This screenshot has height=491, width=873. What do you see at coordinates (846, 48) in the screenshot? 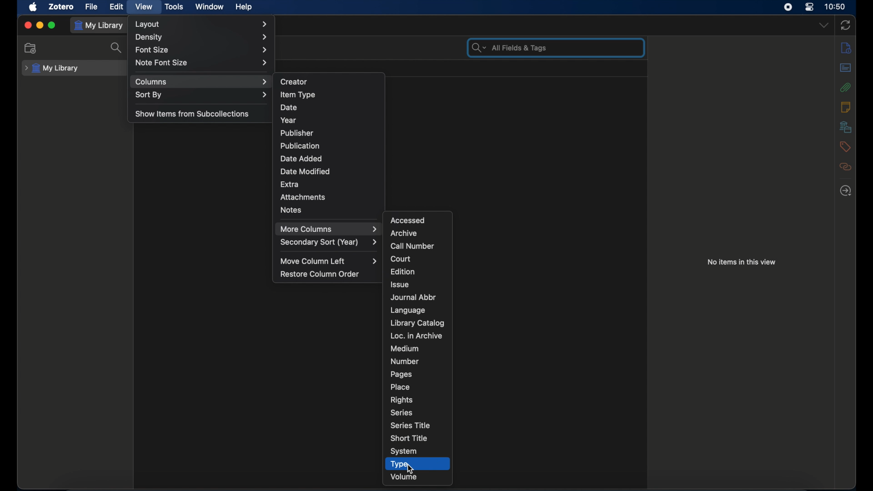
I see `info` at bounding box center [846, 48].